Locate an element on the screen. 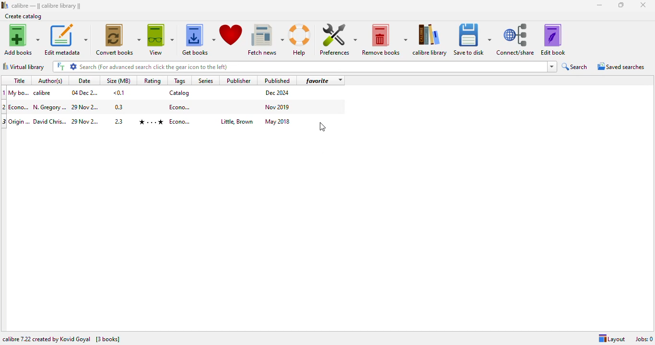  fetch news is located at coordinates (266, 40).